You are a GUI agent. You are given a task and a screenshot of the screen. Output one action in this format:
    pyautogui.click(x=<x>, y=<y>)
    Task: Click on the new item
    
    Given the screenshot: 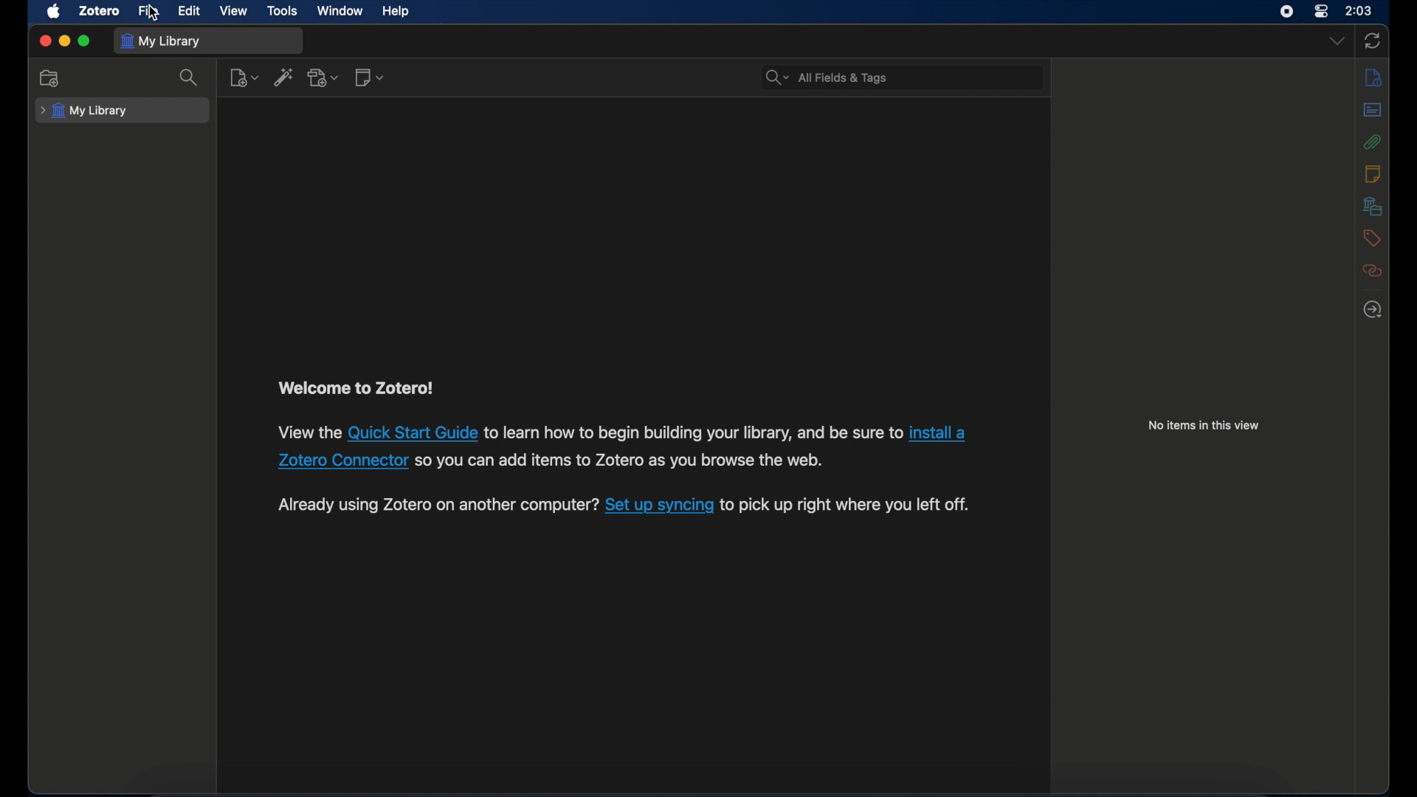 What is the action you would take?
    pyautogui.click(x=244, y=77)
    